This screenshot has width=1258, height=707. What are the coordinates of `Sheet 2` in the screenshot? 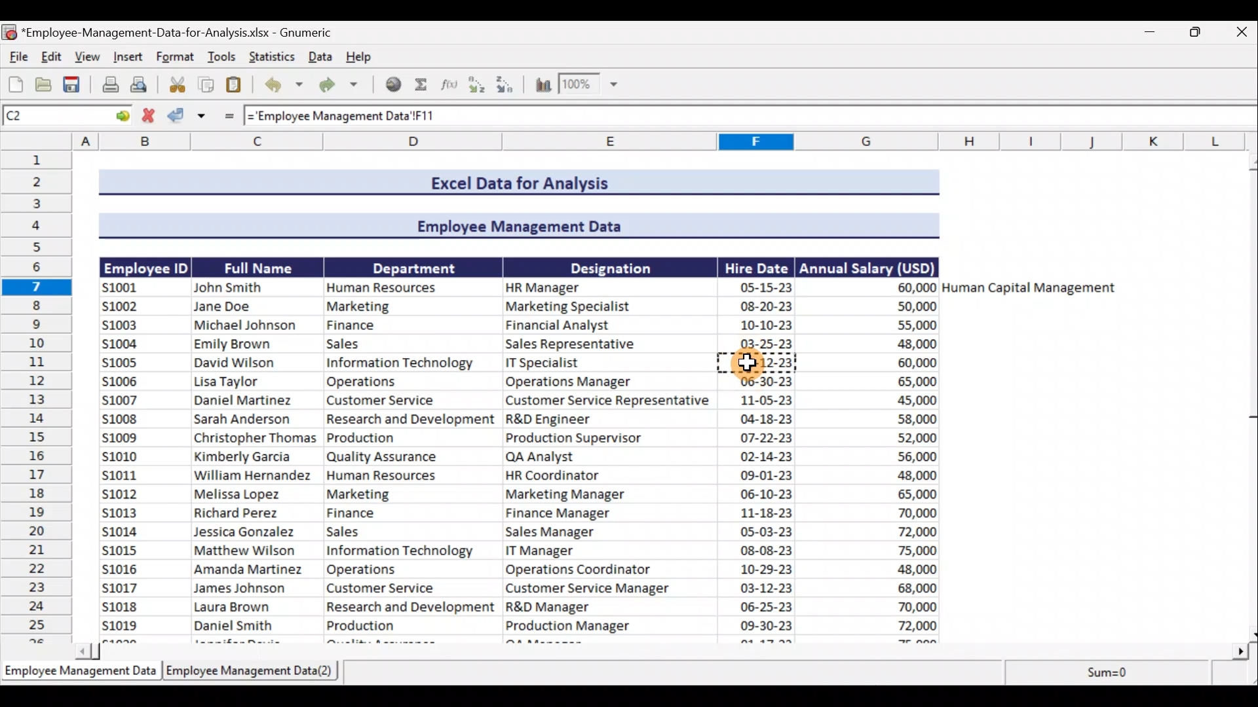 It's located at (256, 675).